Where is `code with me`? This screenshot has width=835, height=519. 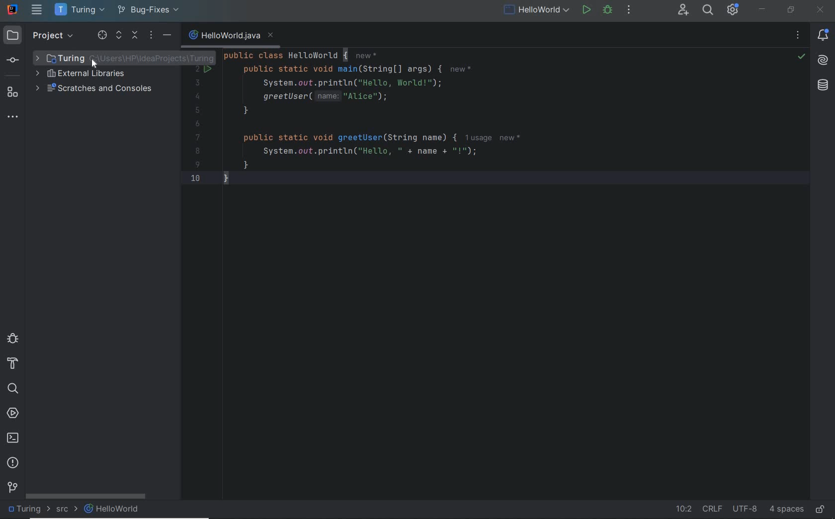 code with me is located at coordinates (684, 11).